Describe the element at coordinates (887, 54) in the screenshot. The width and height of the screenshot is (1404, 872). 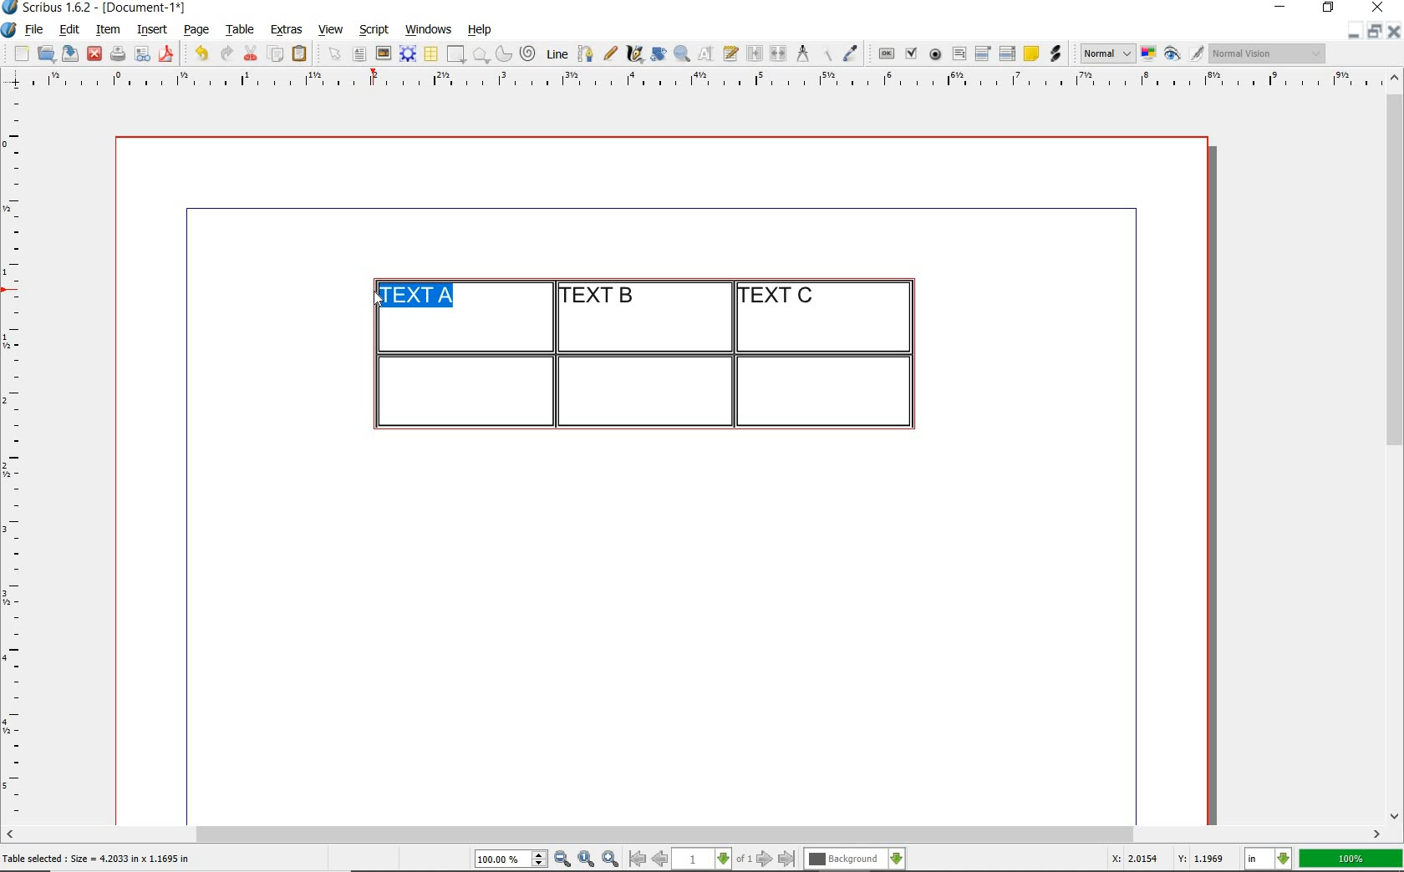
I see `pdf push button` at that location.